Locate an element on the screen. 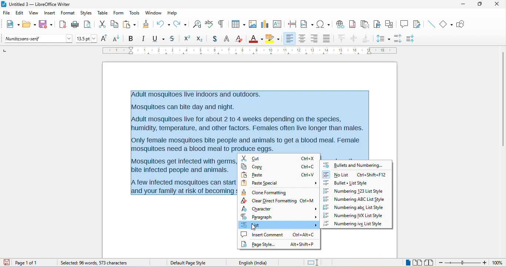 Image resolution: width=506 pixels, height=267 pixels. shadow is located at coordinates (212, 39).